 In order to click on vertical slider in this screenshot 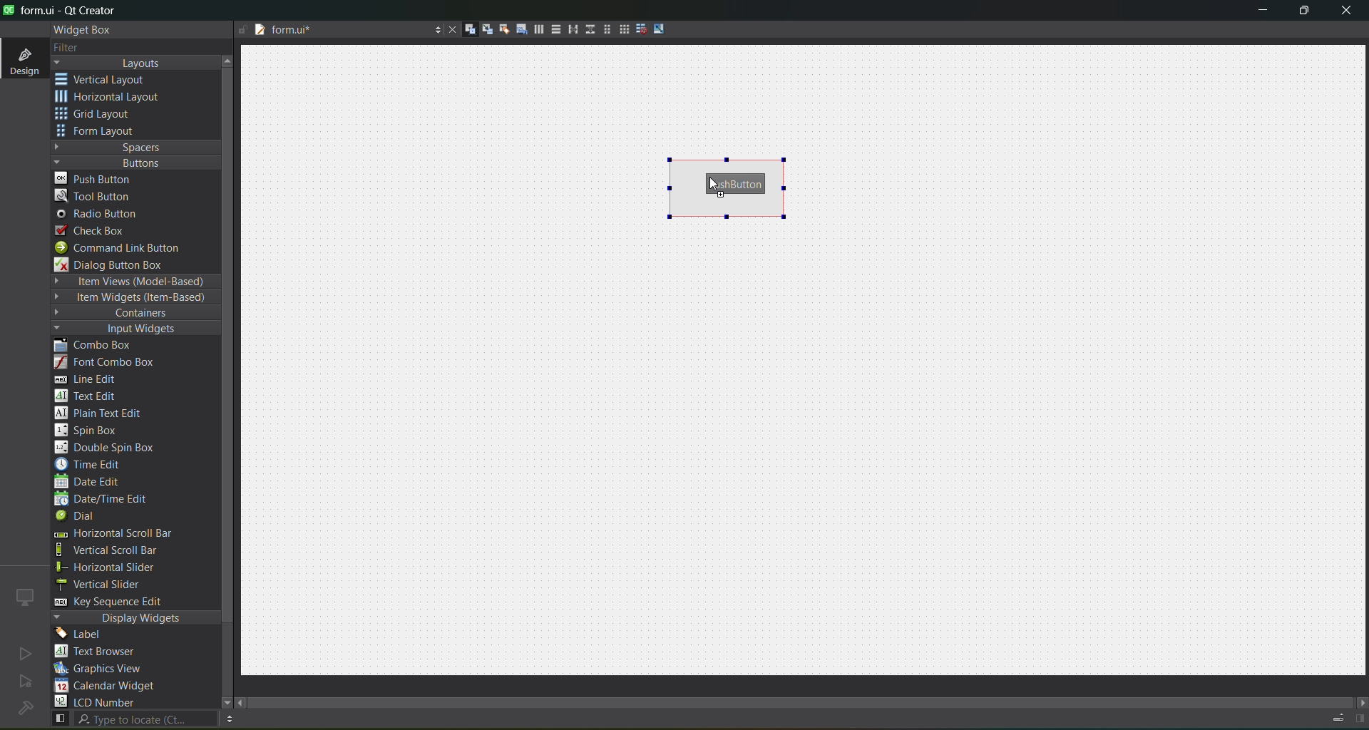, I will do `click(112, 584)`.